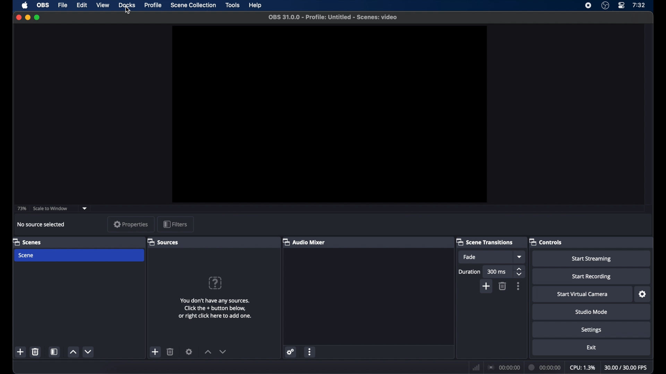 This screenshot has width=666, height=374. What do you see at coordinates (591, 277) in the screenshot?
I see `start recording` at bounding box center [591, 277].